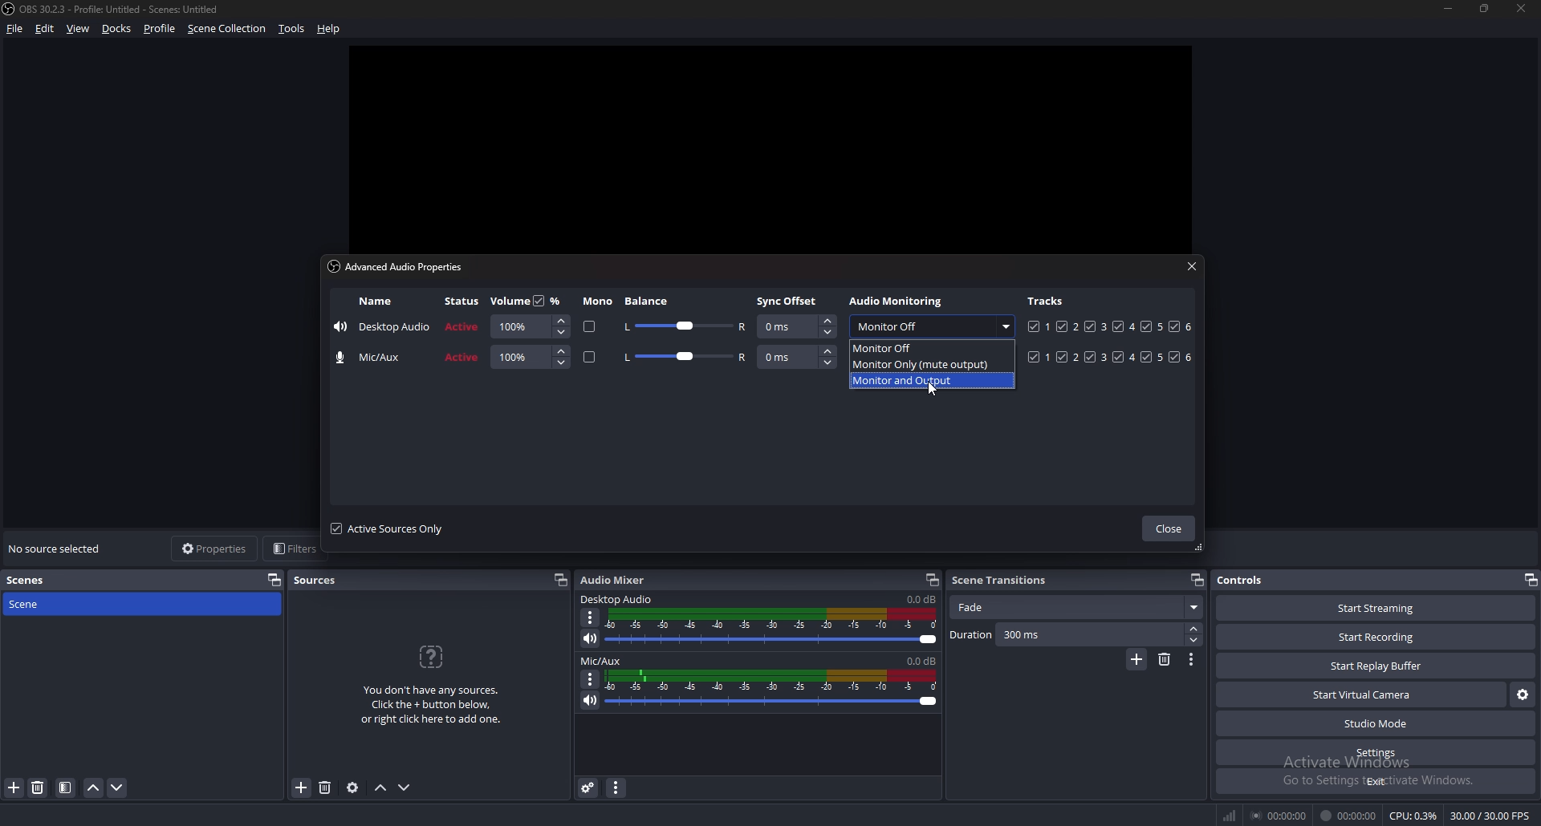 This screenshot has height=826, width=1541. What do you see at coordinates (93, 788) in the screenshot?
I see `move scene up` at bounding box center [93, 788].